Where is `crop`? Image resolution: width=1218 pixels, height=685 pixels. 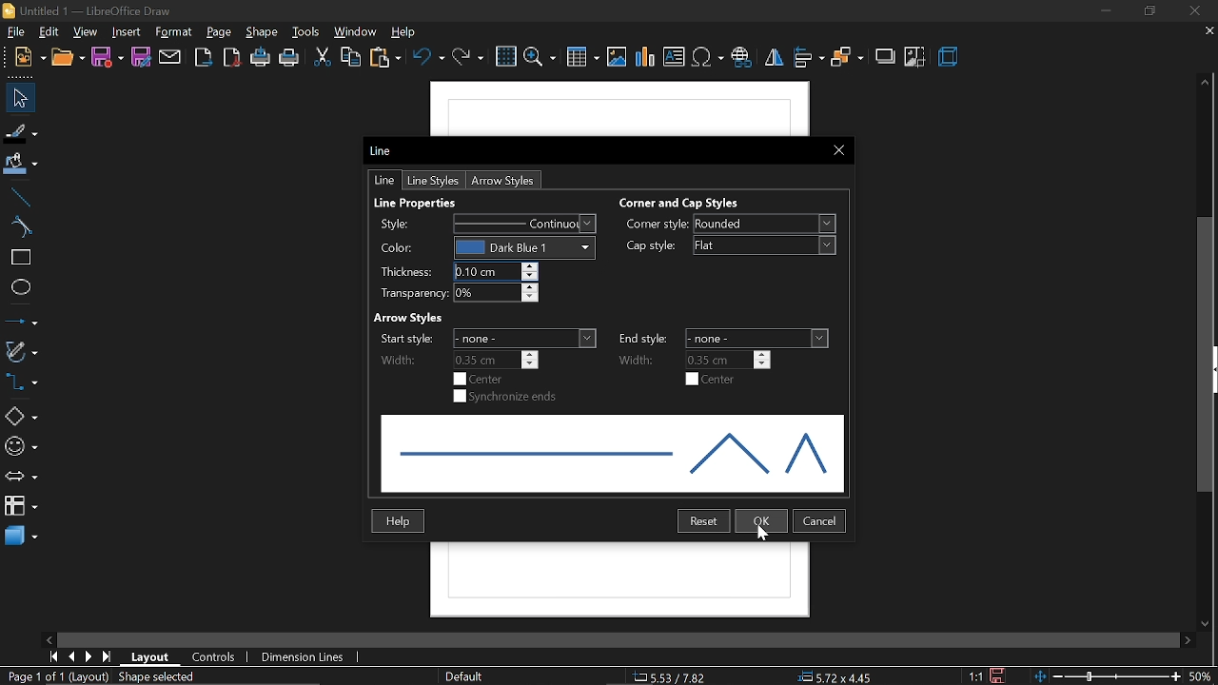
crop is located at coordinates (915, 57).